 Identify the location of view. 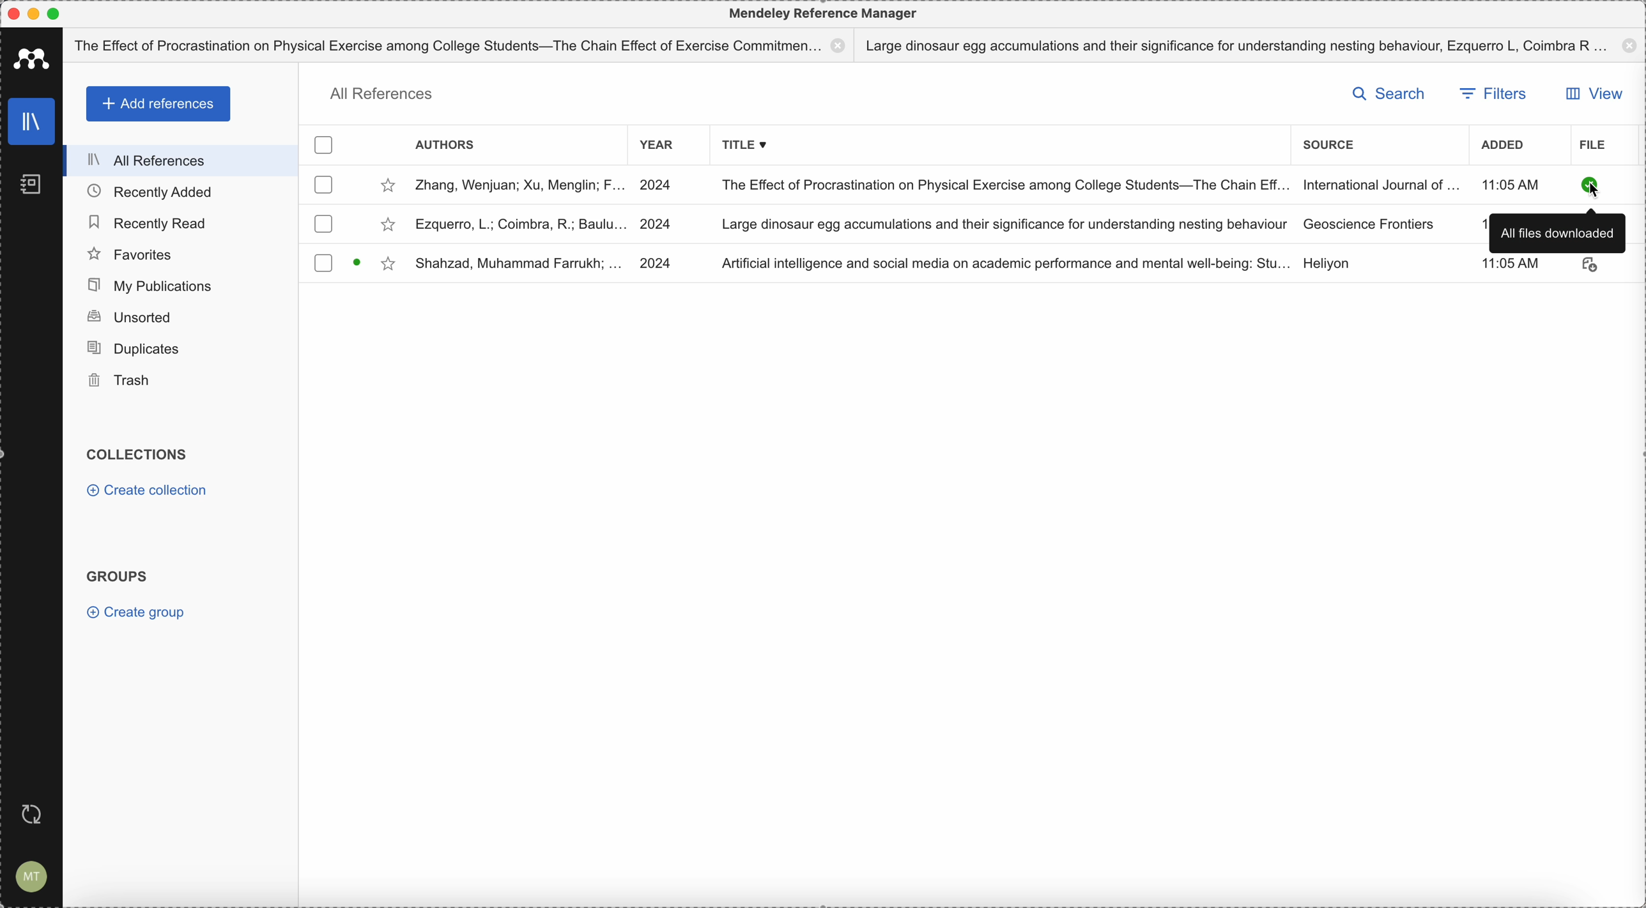
(1596, 94).